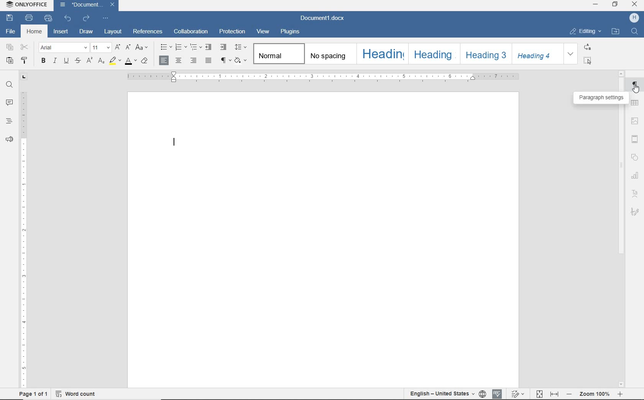 This screenshot has height=400, width=644. I want to click on scrollbar, so click(621, 183).